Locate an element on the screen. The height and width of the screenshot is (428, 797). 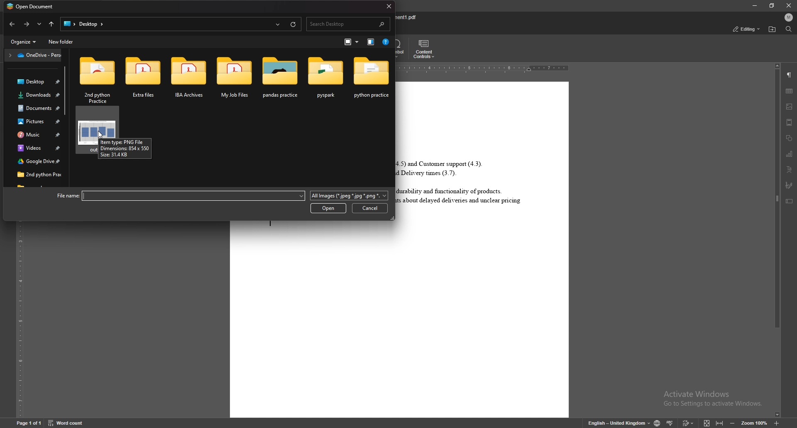
change text language is located at coordinates (619, 423).